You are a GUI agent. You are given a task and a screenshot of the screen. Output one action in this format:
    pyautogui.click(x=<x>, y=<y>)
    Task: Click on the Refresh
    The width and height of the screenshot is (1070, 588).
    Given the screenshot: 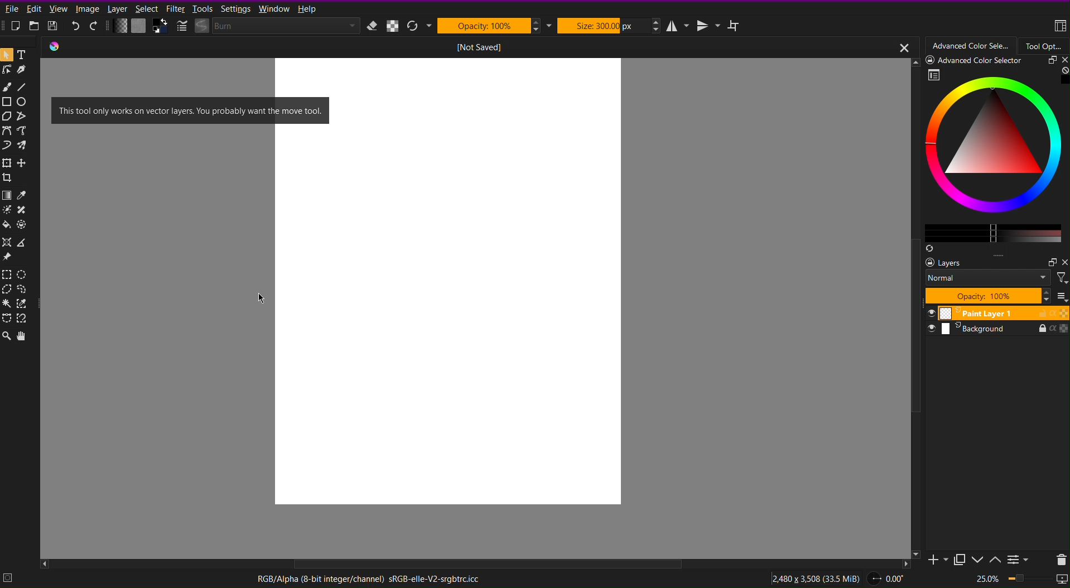 What is the action you would take?
    pyautogui.click(x=416, y=26)
    